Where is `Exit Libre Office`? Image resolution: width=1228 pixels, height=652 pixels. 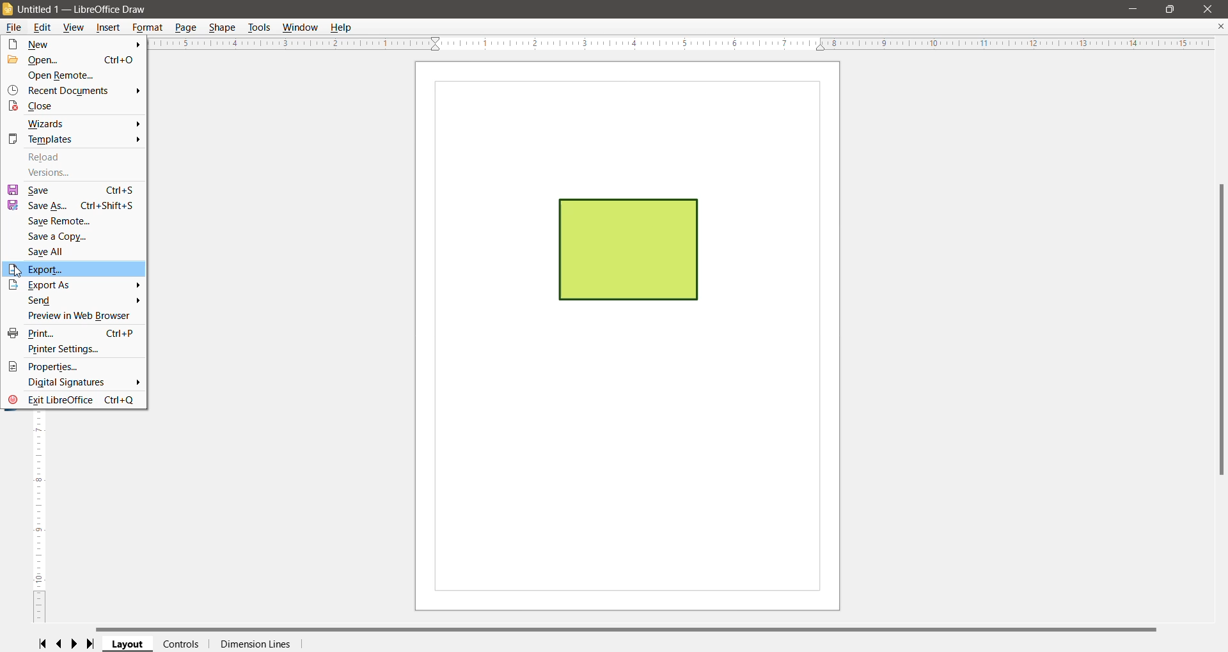 Exit Libre Office is located at coordinates (72, 401).